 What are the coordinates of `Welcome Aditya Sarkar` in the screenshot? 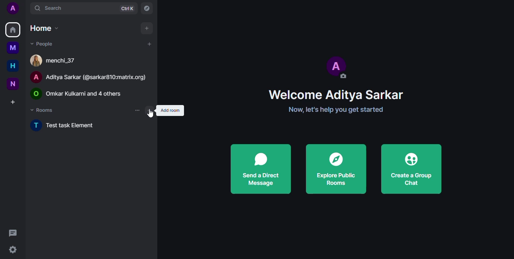 It's located at (320, 93).